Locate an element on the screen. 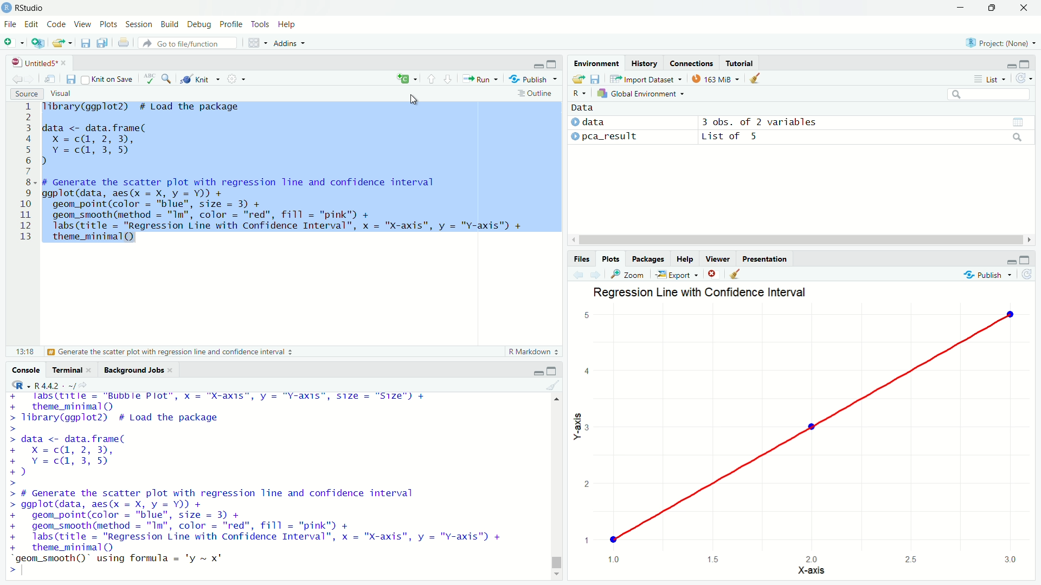 The width and height of the screenshot is (1041, 585). Refresh the list of objects in the environment is located at coordinates (1023, 79).